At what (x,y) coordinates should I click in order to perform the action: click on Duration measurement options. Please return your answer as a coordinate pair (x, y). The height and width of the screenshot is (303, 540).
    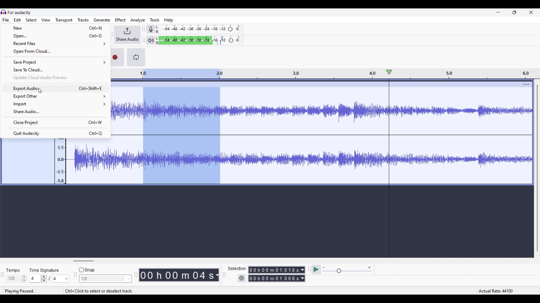
    Looking at the image, I should click on (217, 275).